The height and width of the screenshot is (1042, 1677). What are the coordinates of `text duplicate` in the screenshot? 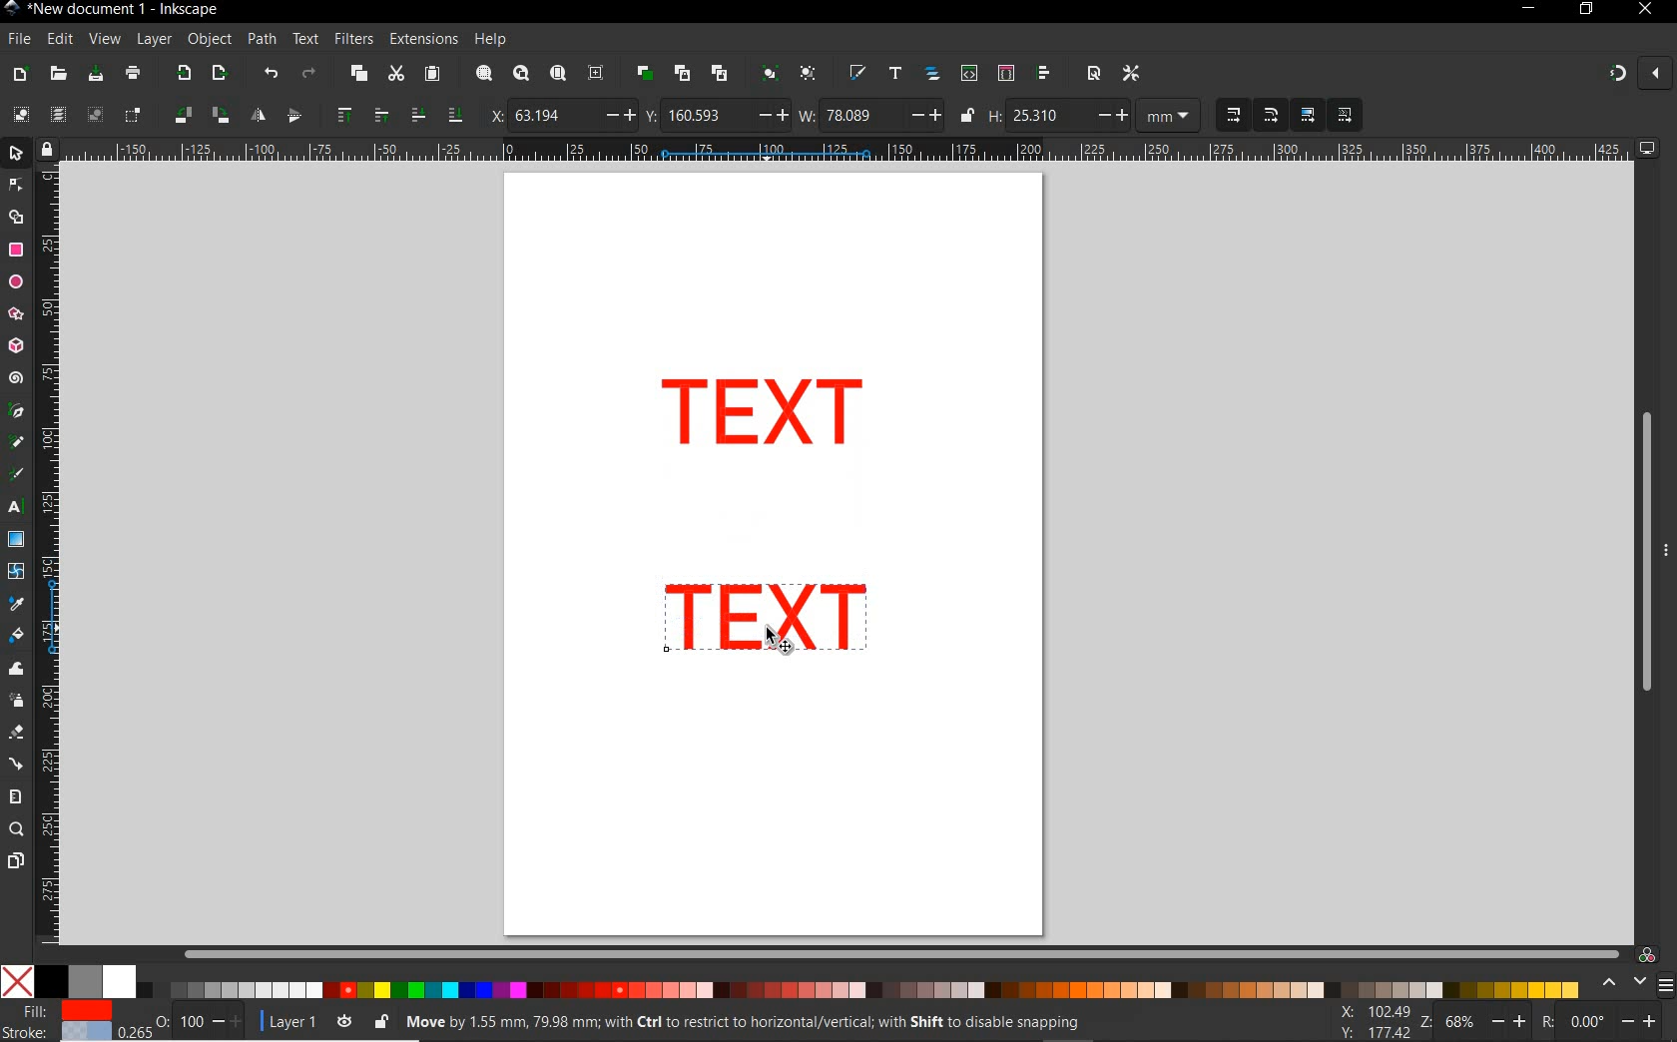 It's located at (772, 620).